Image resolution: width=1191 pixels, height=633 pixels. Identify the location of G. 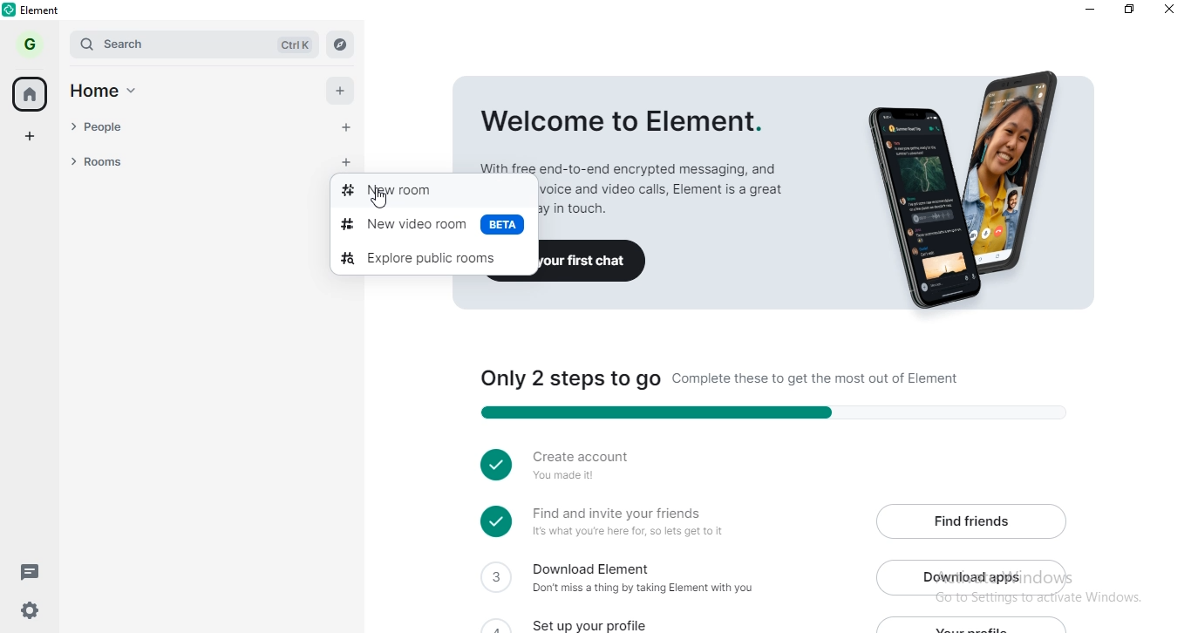
(32, 44).